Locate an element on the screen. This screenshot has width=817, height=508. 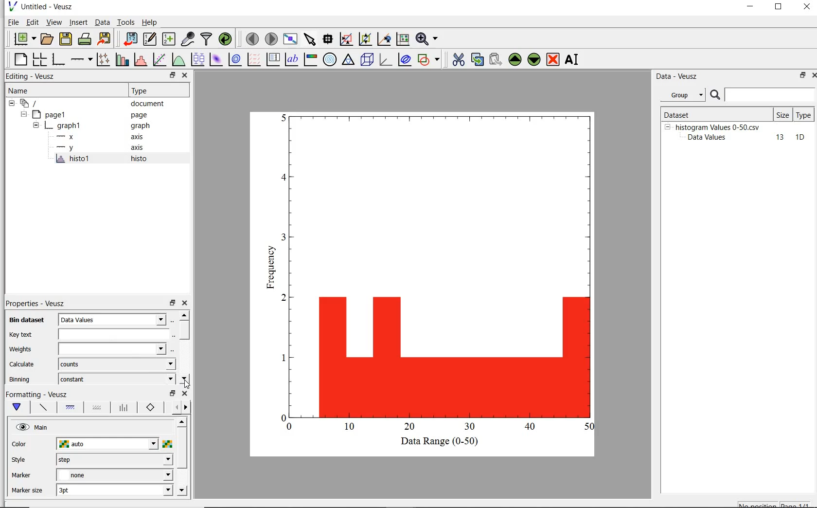
plot points with line and error bars is located at coordinates (104, 59).